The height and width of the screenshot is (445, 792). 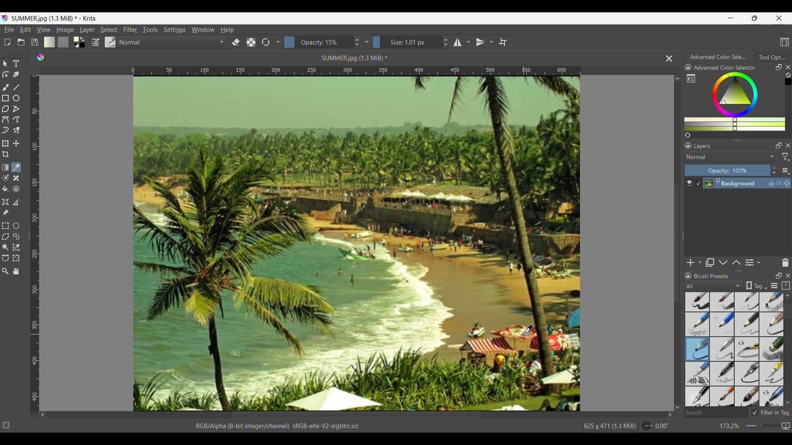 What do you see at coordinates (788, 312) in the screenshot?
I see `Vertical slide bar for brush` at bounding box center [788, 312].